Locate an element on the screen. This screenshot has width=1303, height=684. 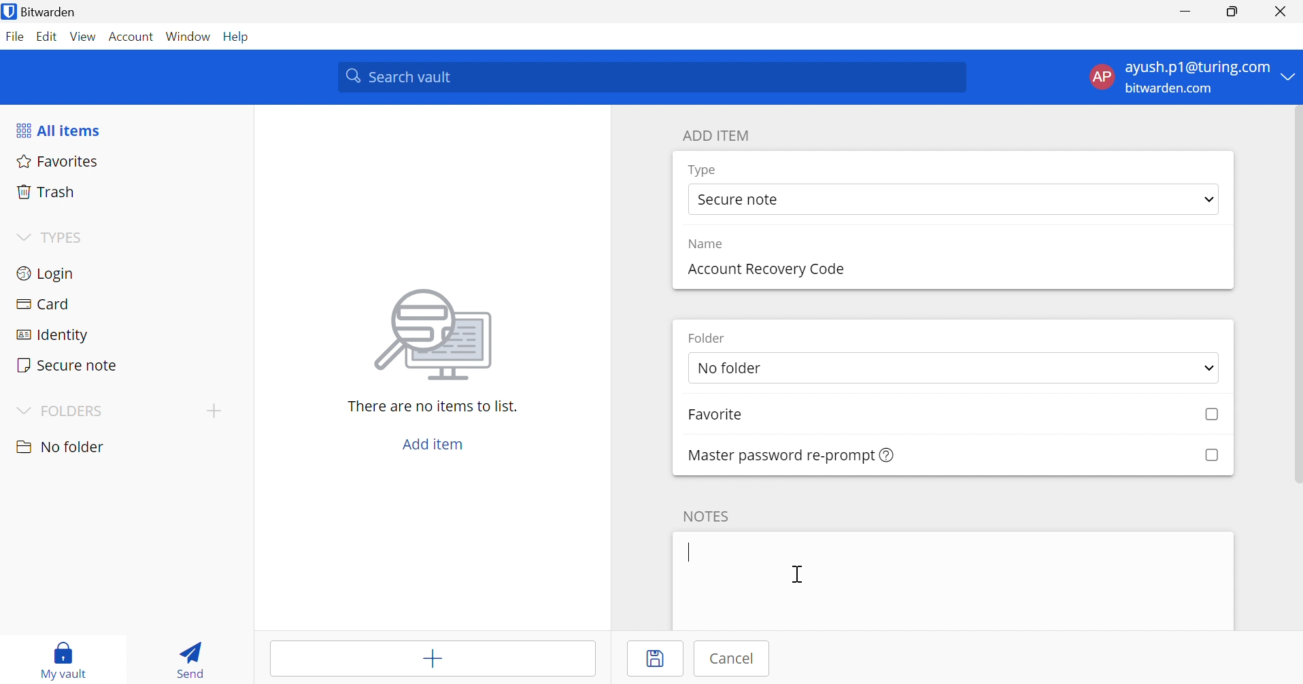
Search vault is located at coordinates (654, 78).